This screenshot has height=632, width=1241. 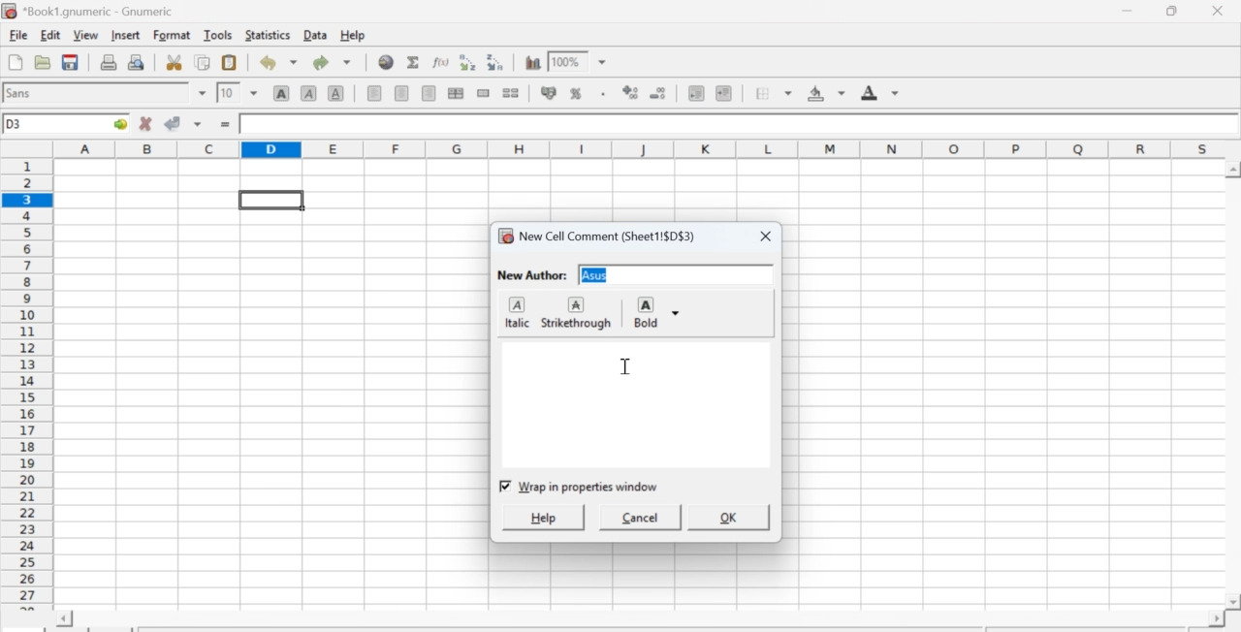 I want to click on Align Left, so click(x=372, y=94).